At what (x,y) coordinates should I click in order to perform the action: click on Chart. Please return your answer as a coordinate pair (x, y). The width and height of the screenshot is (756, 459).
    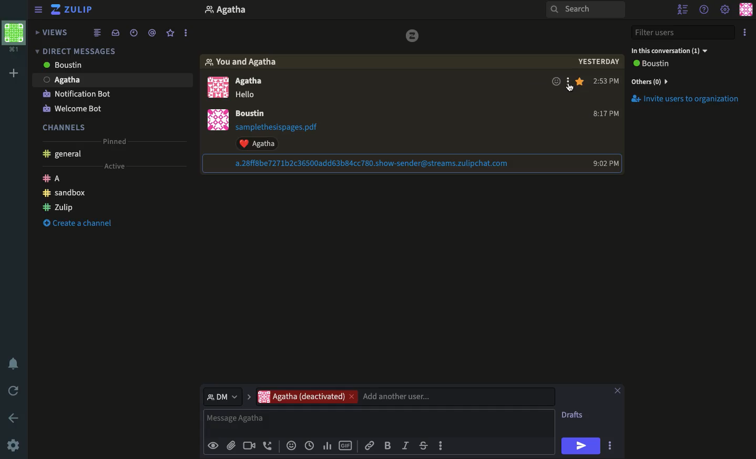
    Looking at the image, I should click on (328, 446).